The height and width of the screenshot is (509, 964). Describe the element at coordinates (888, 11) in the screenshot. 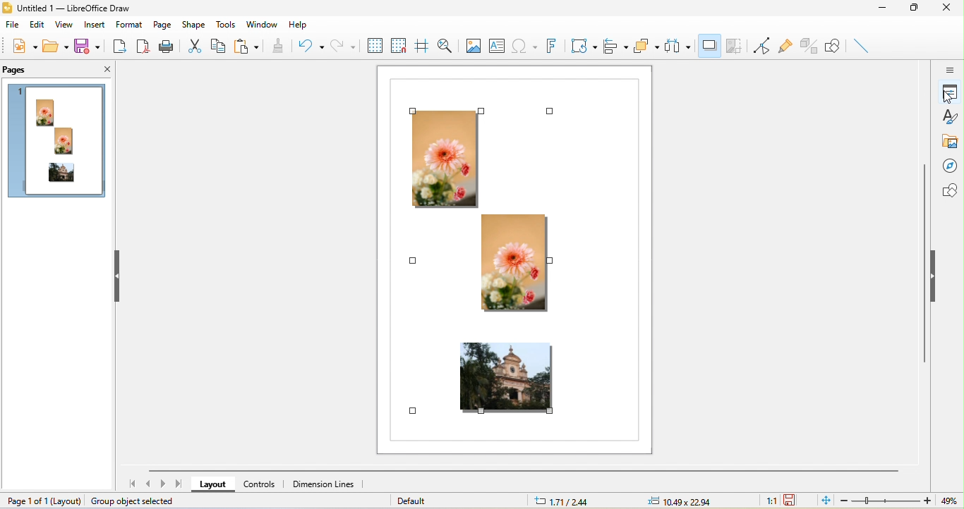

I see `minimize` at that location.